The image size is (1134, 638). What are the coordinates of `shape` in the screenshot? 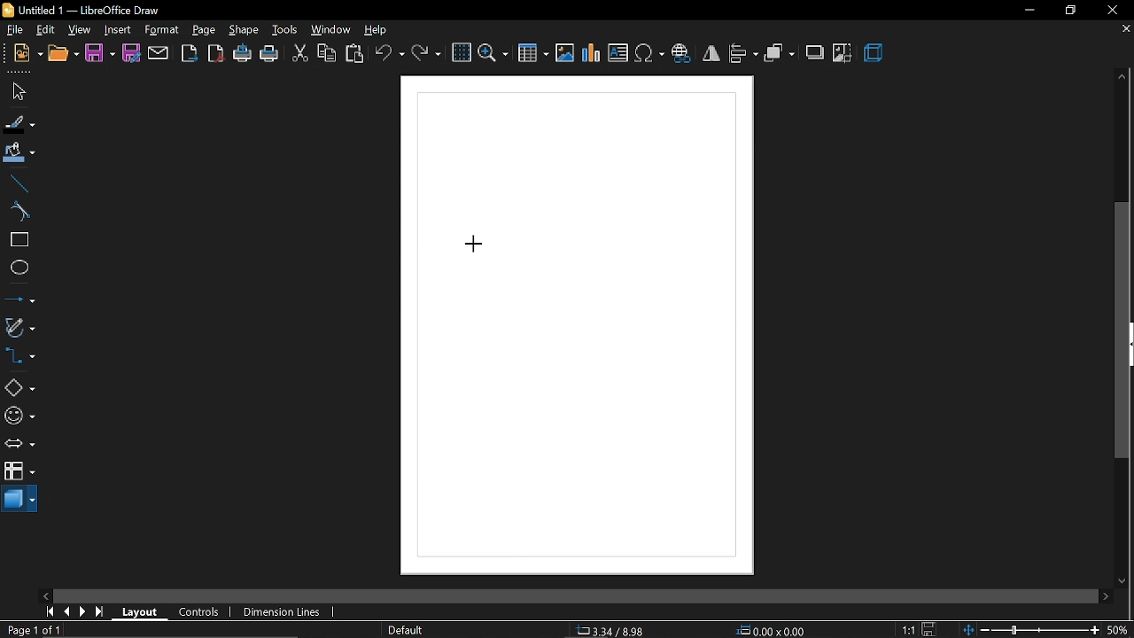 It's located at (245, 30).